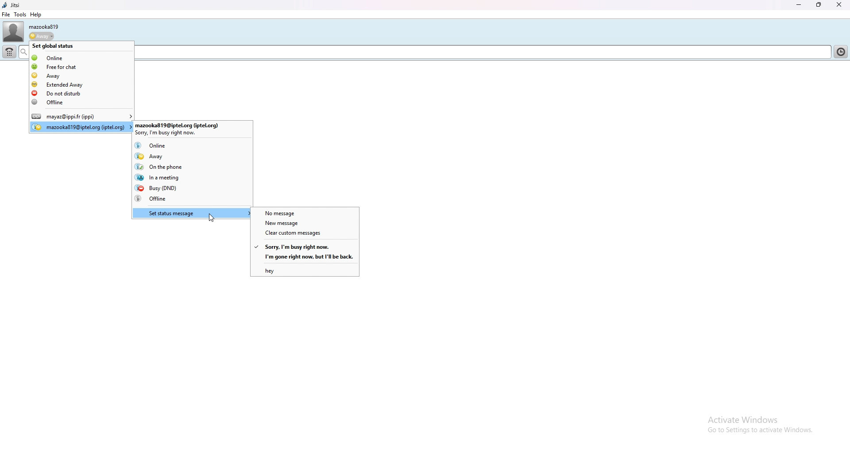 The height and width of the screenshot is (456, 850). I want to click on file, so click(6, 15).